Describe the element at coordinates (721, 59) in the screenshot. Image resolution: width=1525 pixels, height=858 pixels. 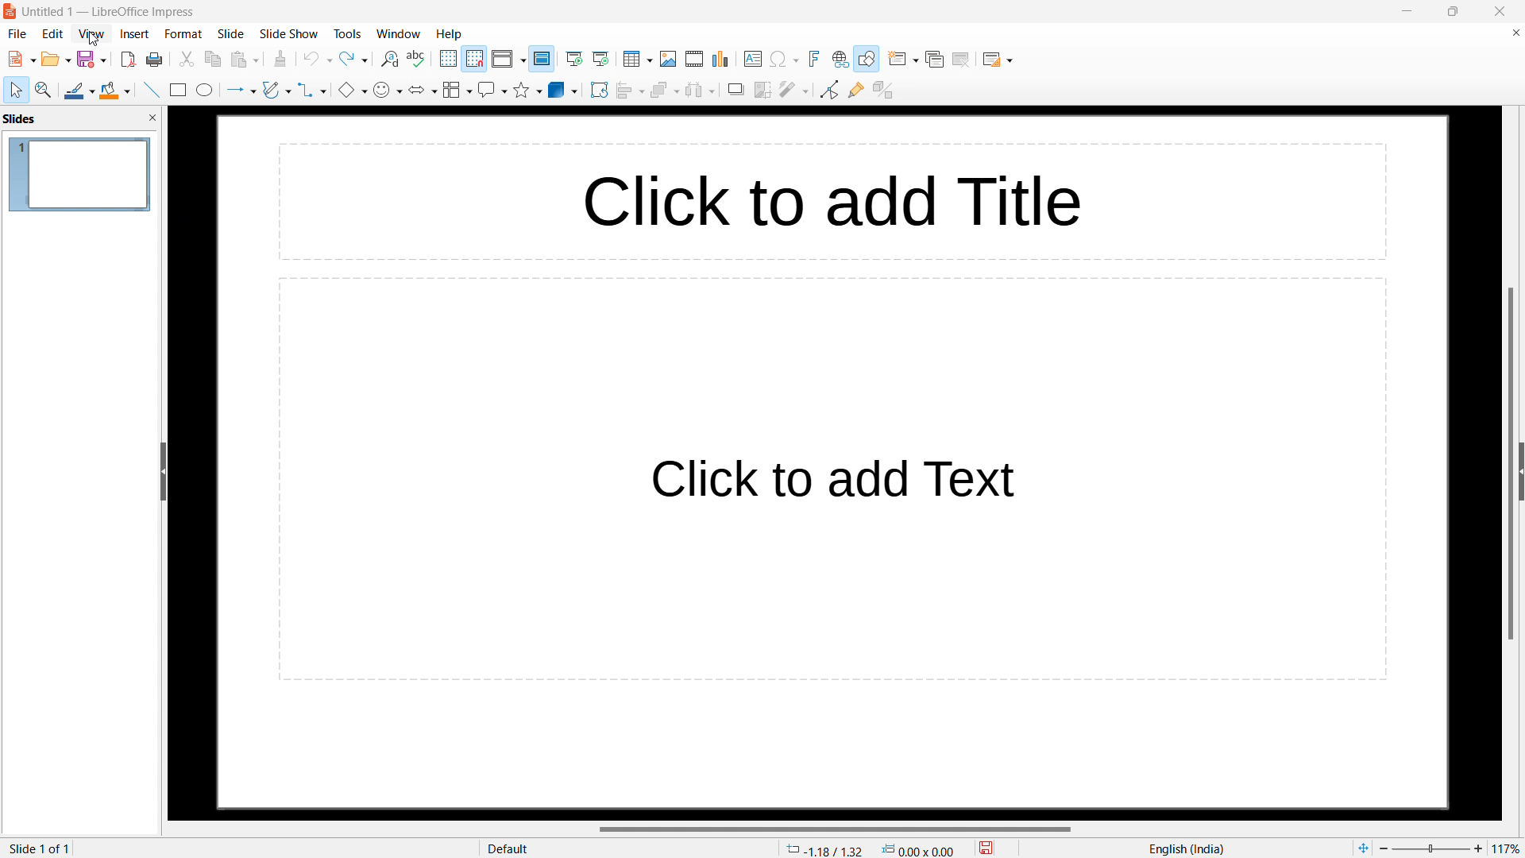
I see `insert chart` at that location.